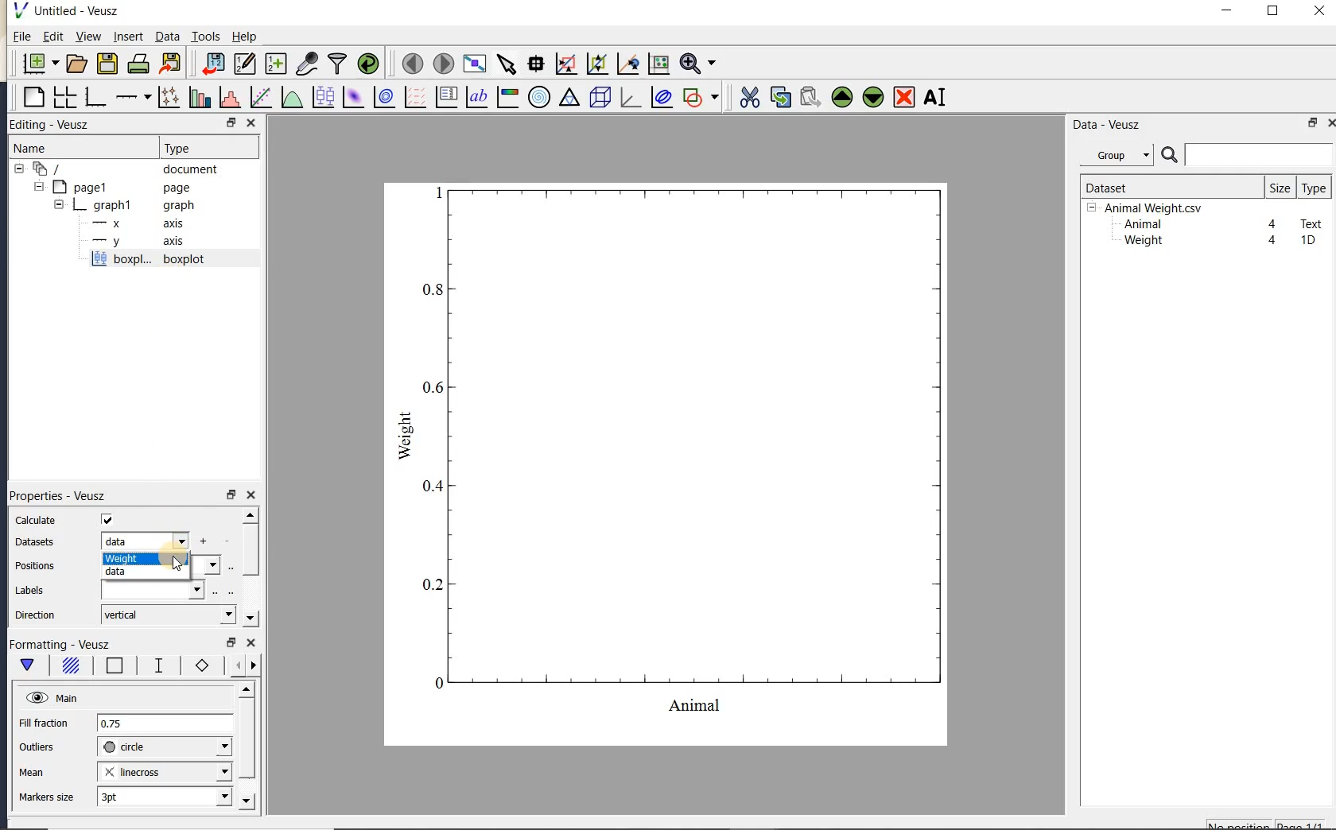 The width and height of the screenshot is (1336, 830). I want to click on Fill fraction, so click(44, 724).